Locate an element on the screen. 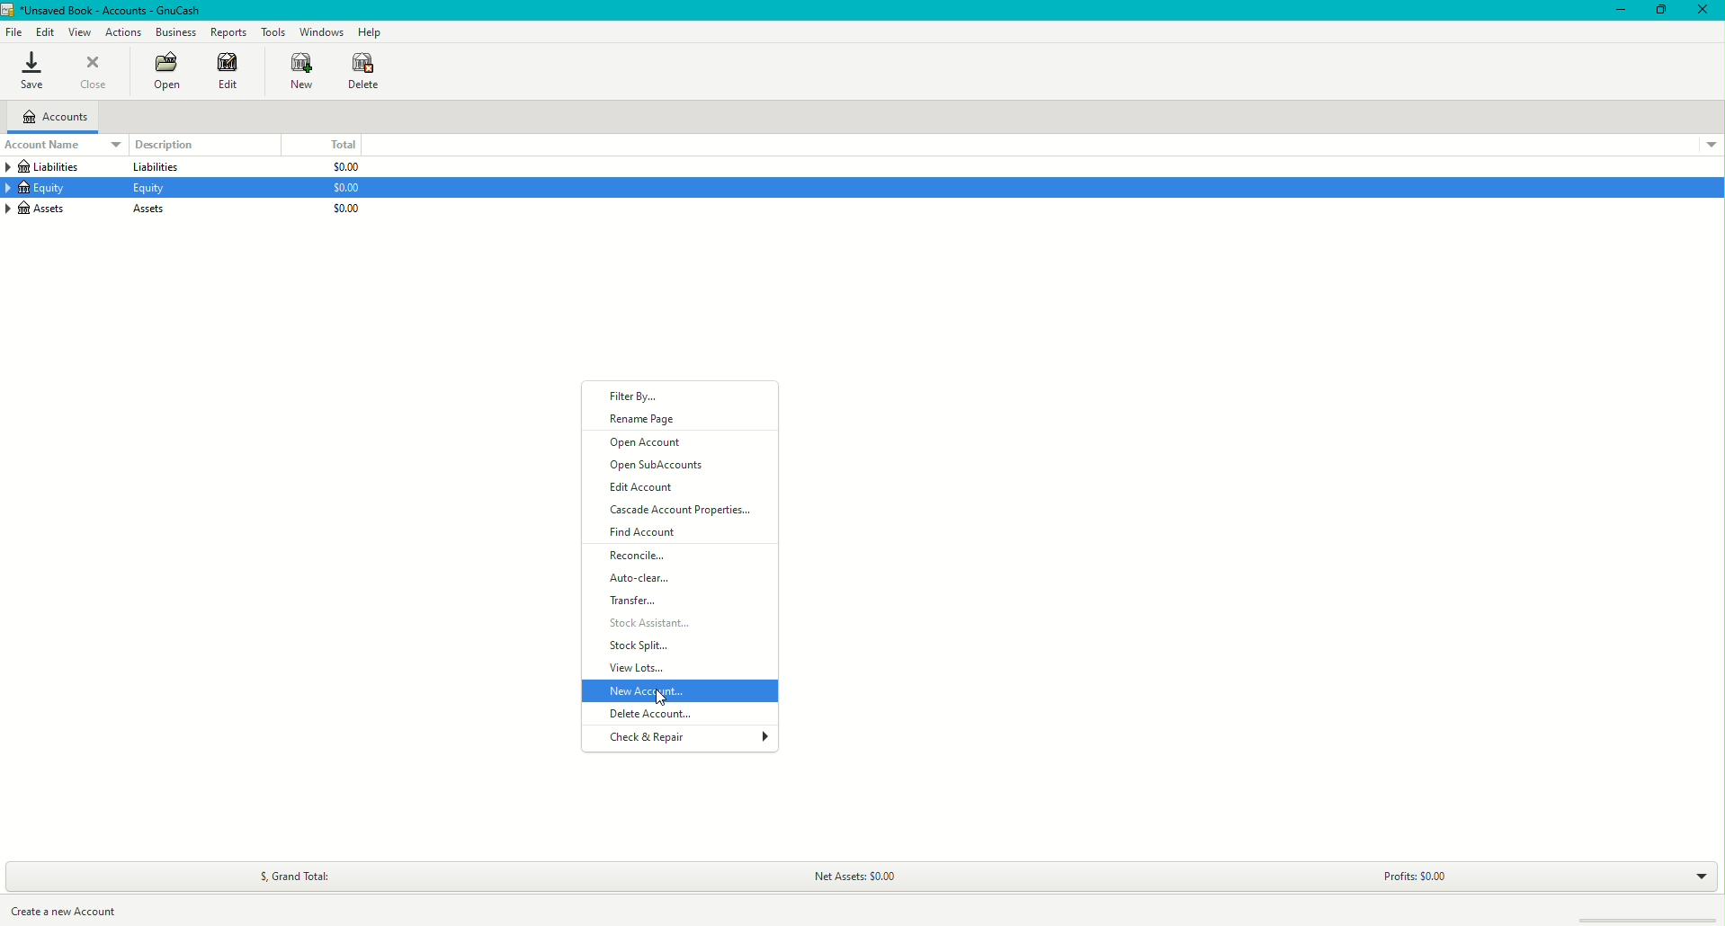 The height and width of the screenshot is (926, 1725). $0 is located at coordinates (345, 191).